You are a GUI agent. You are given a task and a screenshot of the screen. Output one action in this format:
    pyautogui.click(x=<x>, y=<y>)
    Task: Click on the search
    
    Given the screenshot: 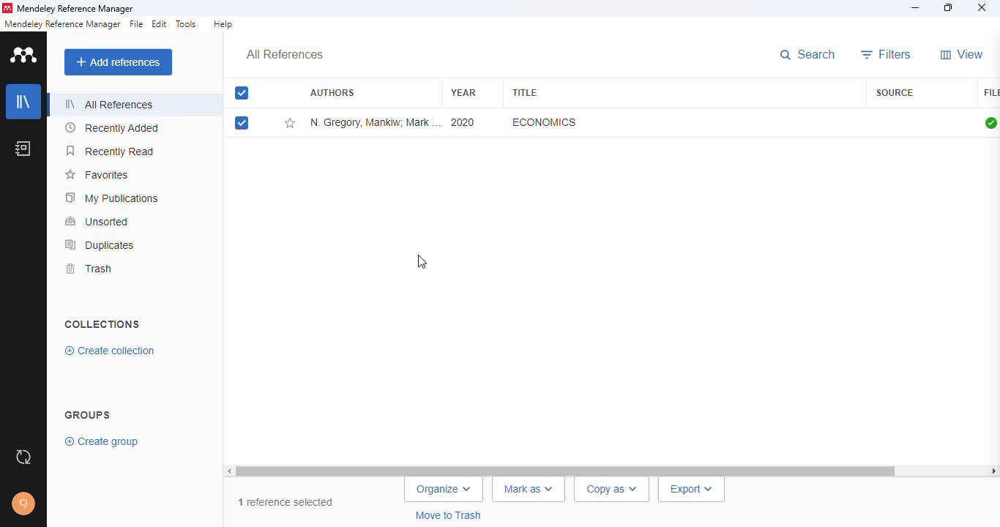 What is the action you would take?
    pyautogui.click(x=807, y=55)
    